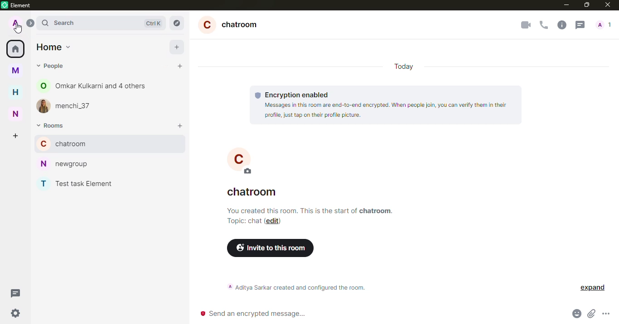 The image size is (619, 324). I want to click on more, so click(608, 314).